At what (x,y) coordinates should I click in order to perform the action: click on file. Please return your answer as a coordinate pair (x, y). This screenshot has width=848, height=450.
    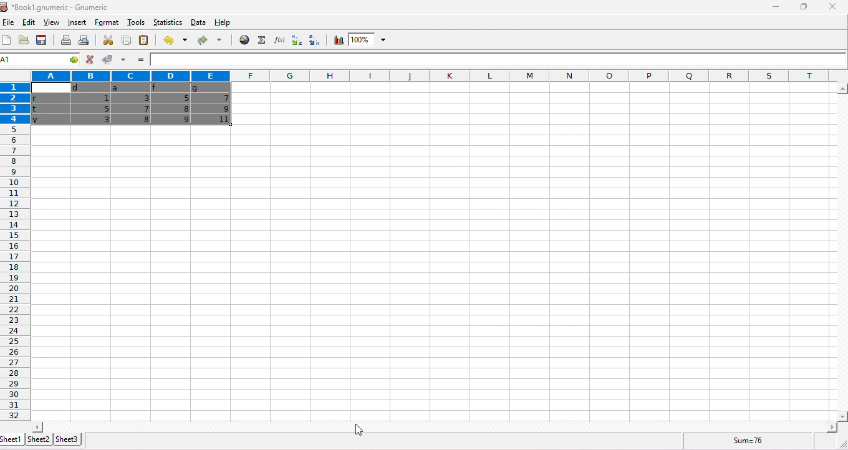
    Looking at the image, I should click on (9, 23).